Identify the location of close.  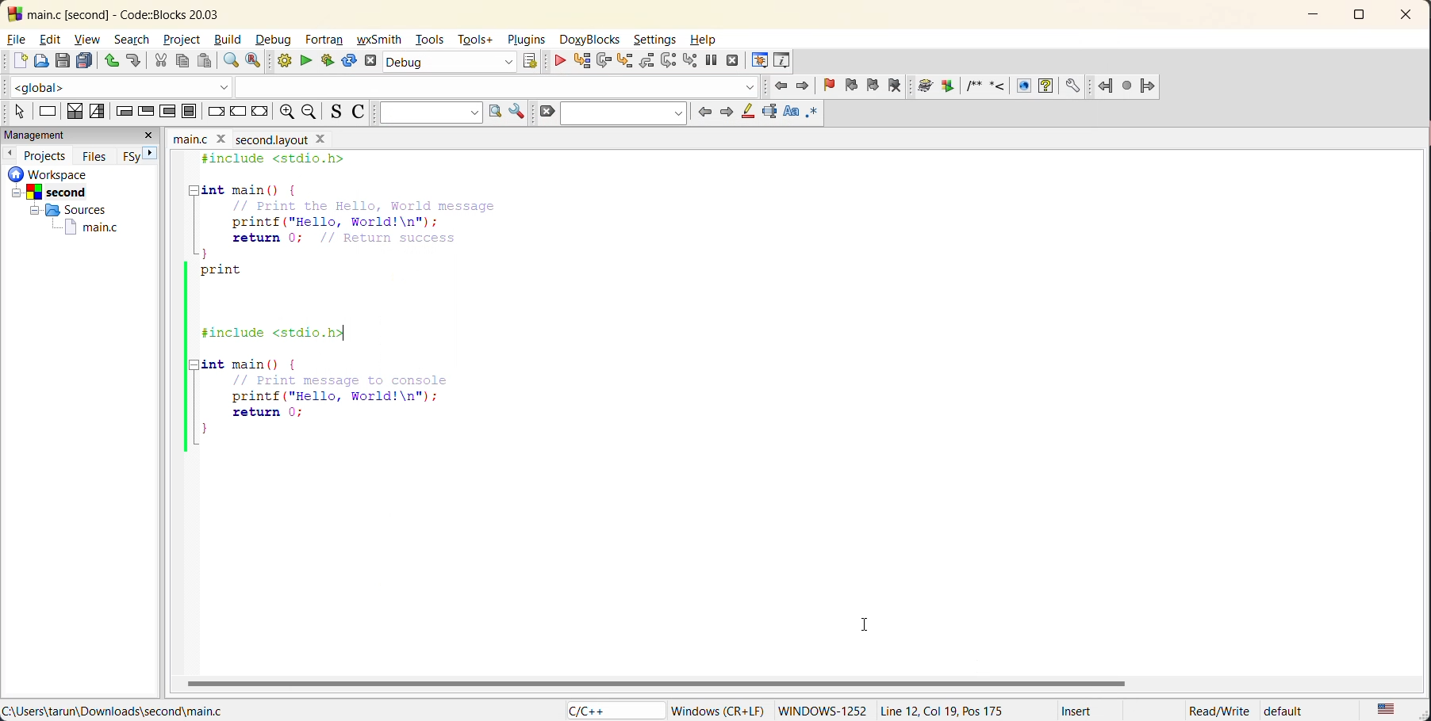
(1409, 18).